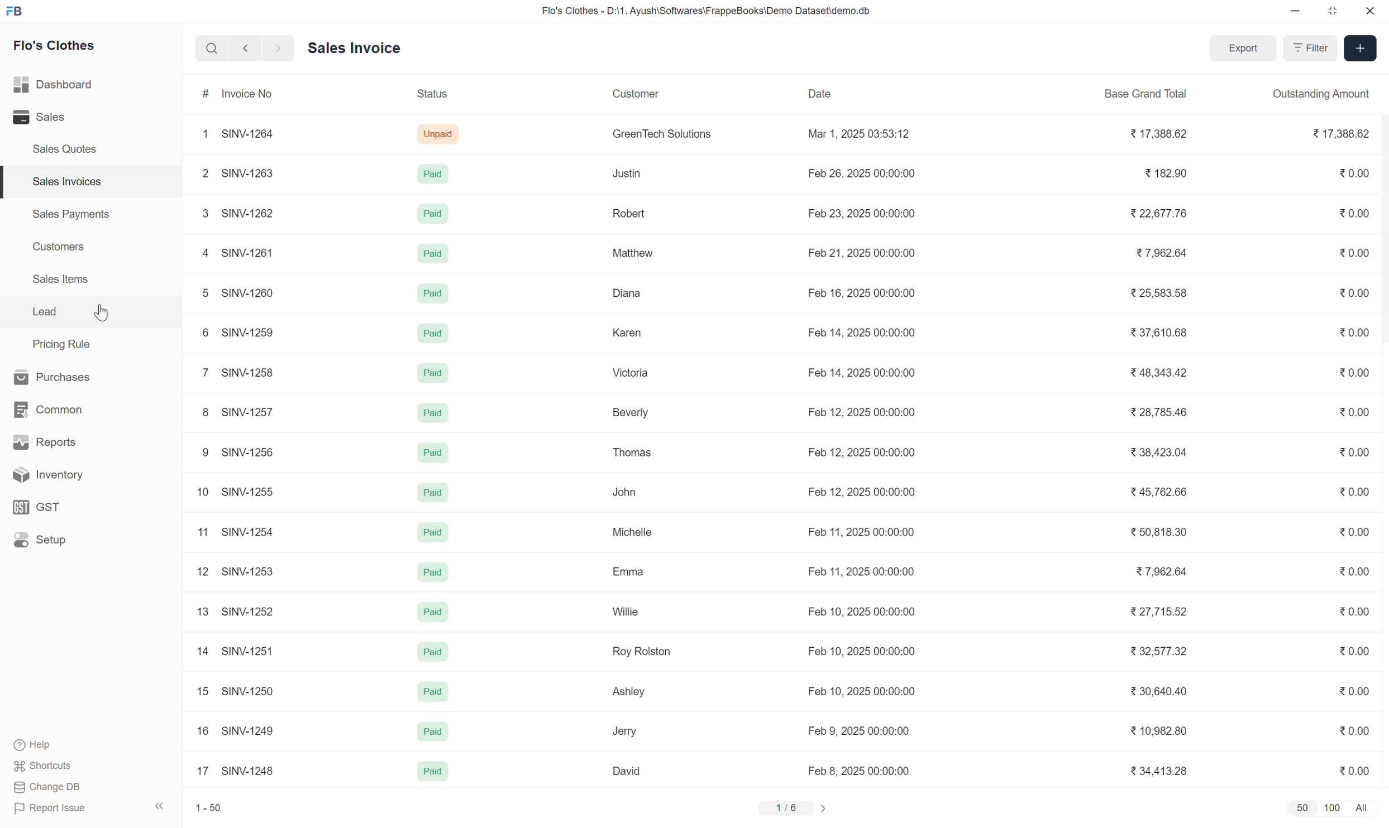 The width and height of the screenshot is (1389, 828). I want to click on Matthew, so click(629, 254).